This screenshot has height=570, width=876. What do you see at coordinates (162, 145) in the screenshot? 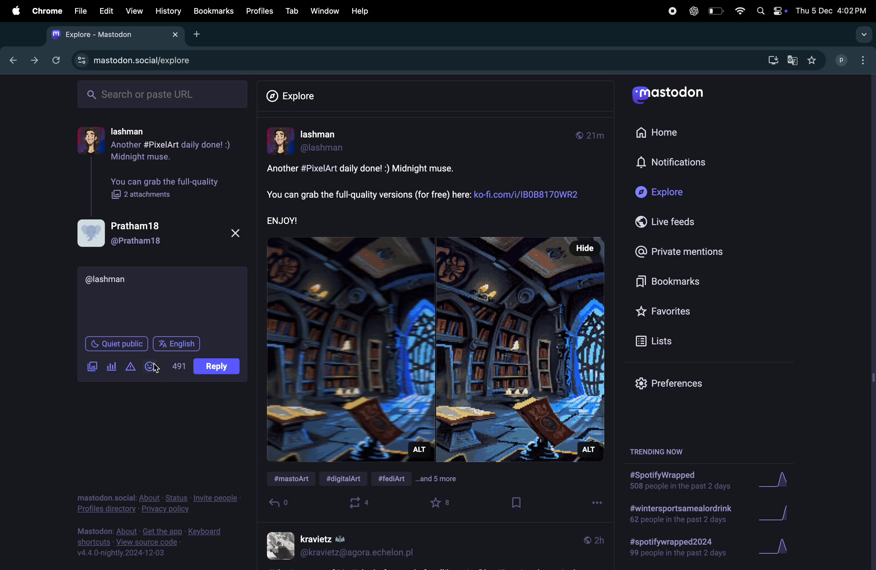
I see `user profile` at bounding box center [162, 145].